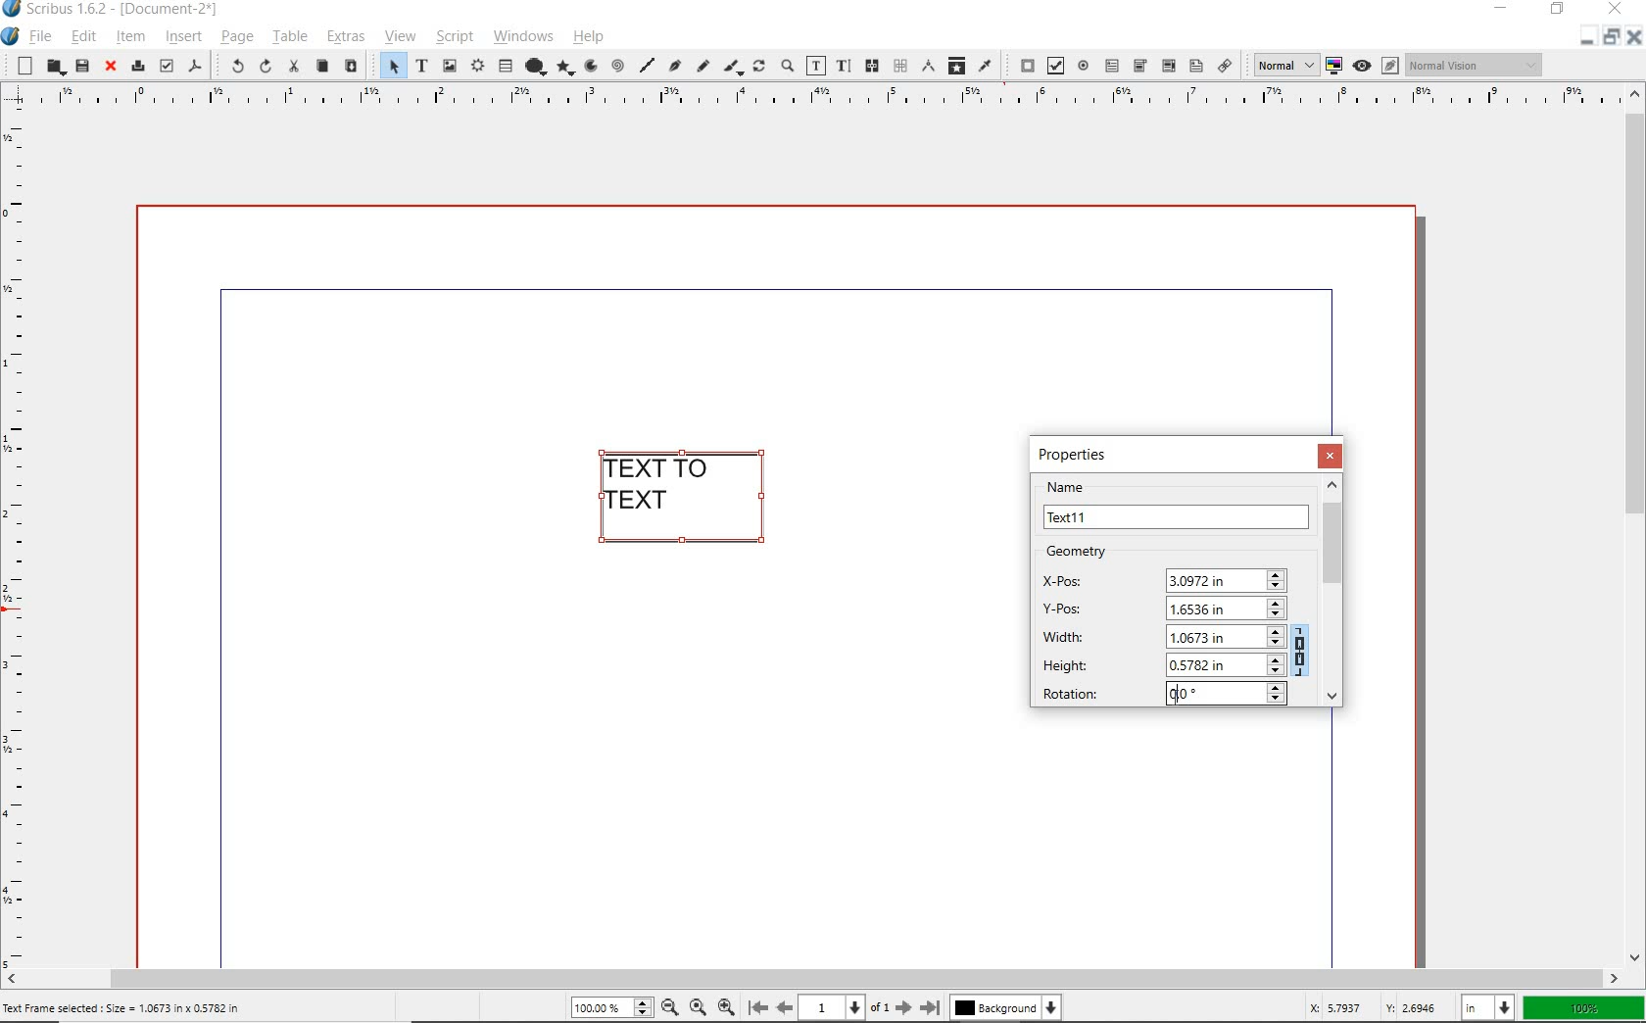 The height and width of the screenshot is (1023, 1646). Describe the element at coordinates (1283, 64) in the screenshot. I see `select image preview quality` at that location.